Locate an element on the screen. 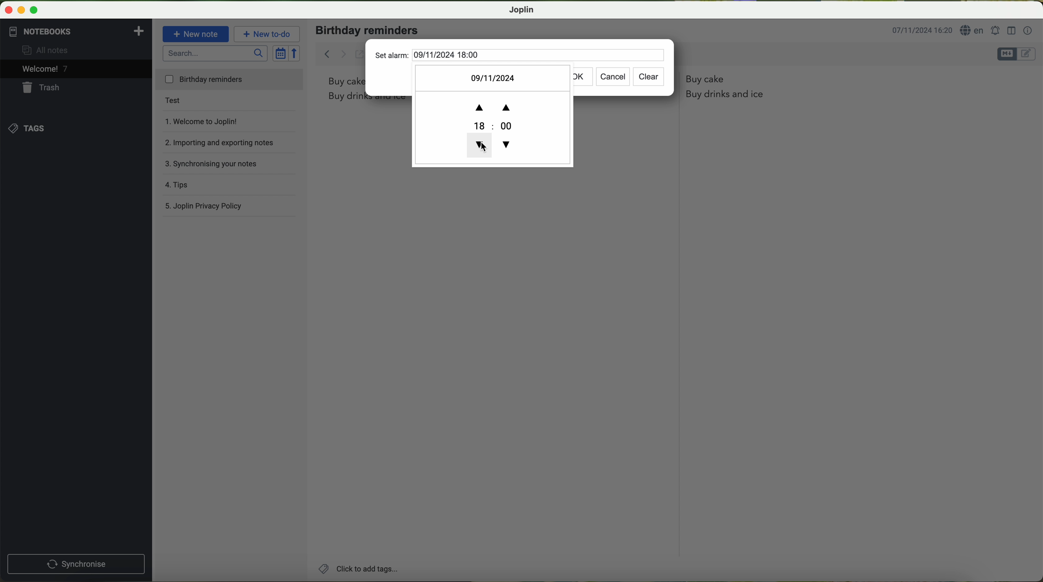 Image resolution: width=1043 pixels, height=582 pixels. Joplin privacy policy is located at coordinates (204, 204).